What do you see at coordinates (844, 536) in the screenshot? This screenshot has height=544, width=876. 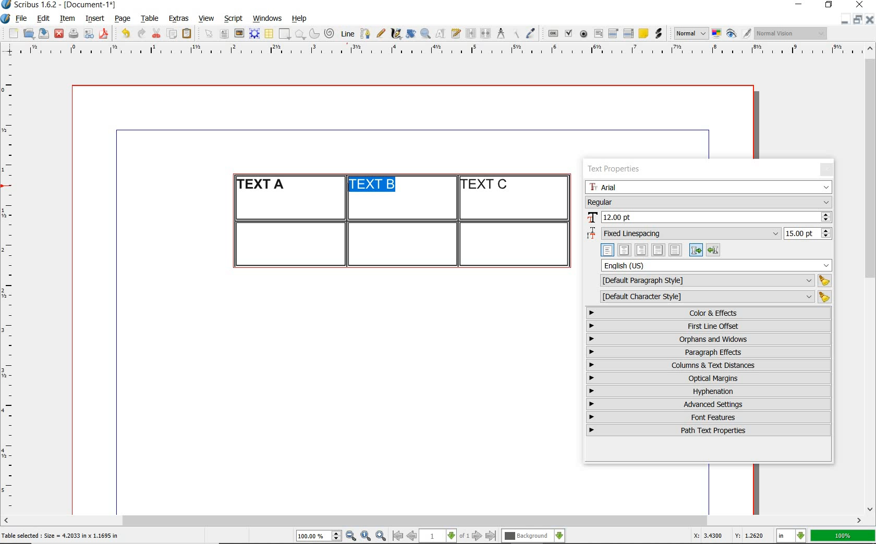 I see `100%` at bounding box center [844, 536].